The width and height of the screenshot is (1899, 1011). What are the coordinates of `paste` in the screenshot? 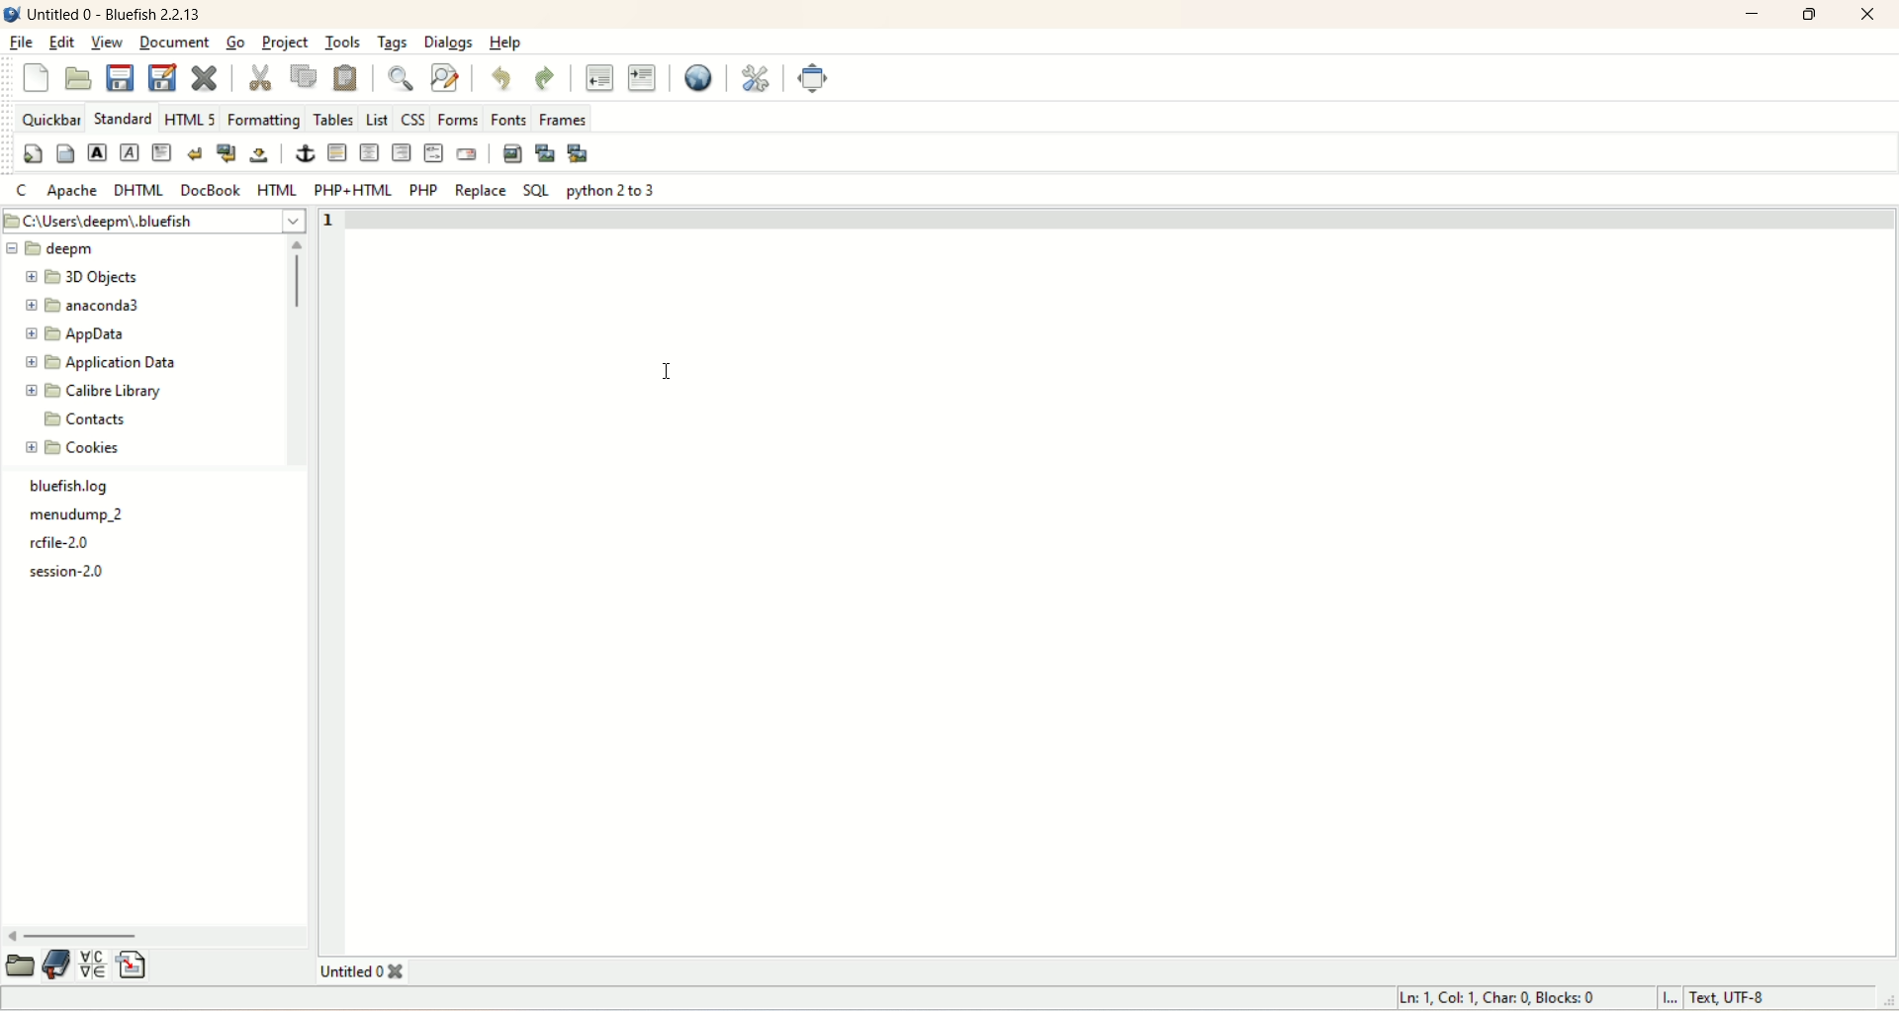 It's located at (348, 76).